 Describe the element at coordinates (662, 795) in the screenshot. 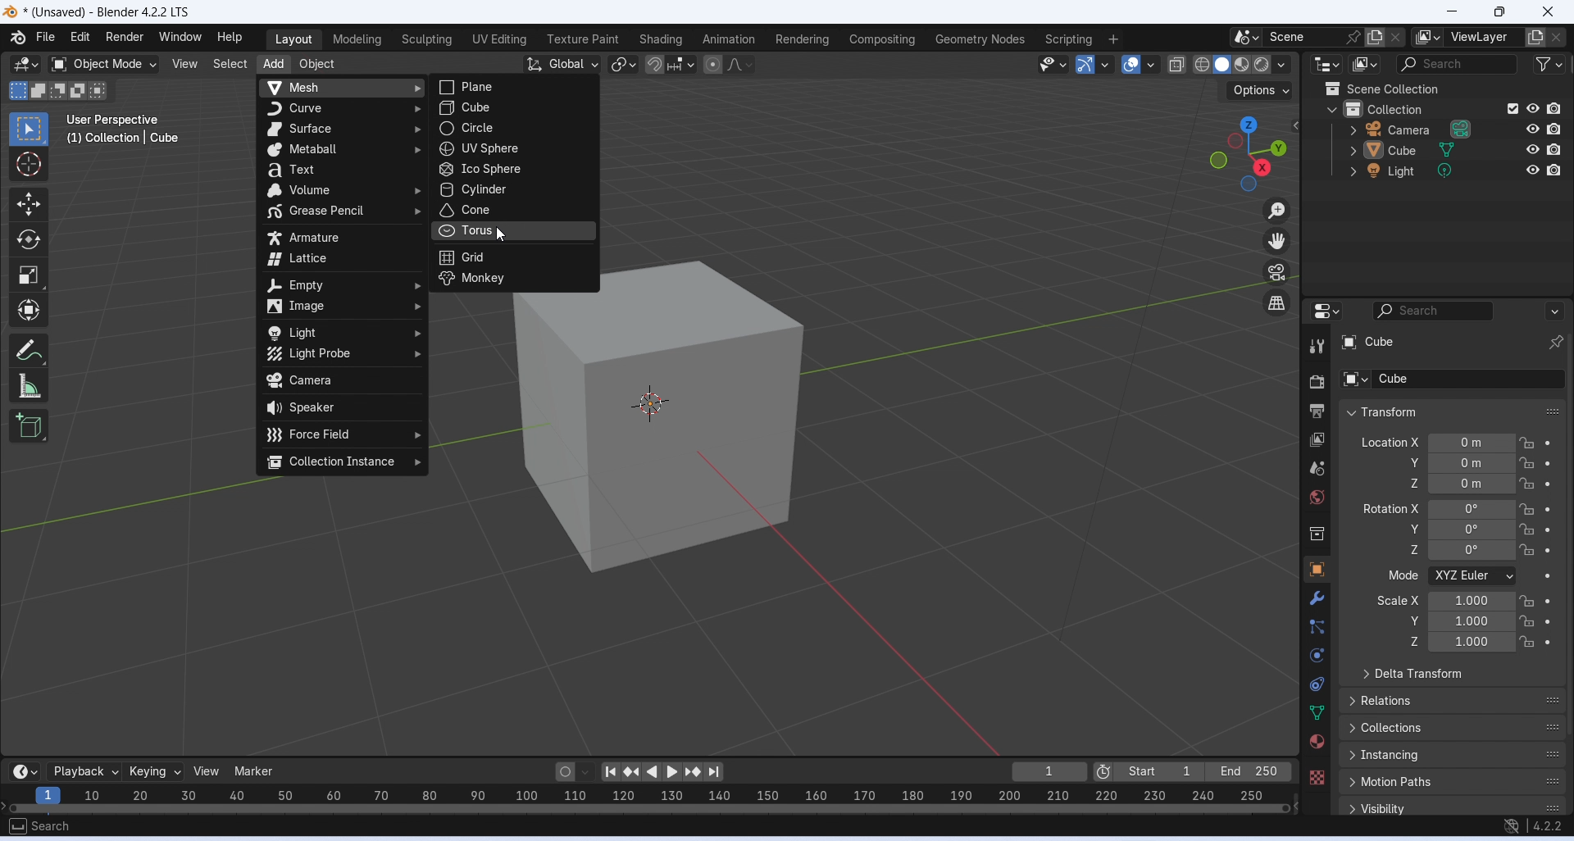

I see `scale` at that location.